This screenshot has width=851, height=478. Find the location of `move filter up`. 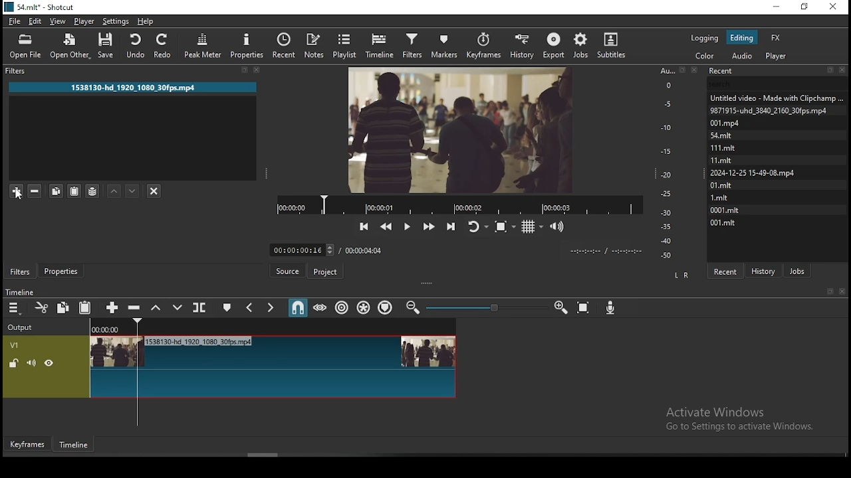

move filter up is located at coordinates (131, 191).